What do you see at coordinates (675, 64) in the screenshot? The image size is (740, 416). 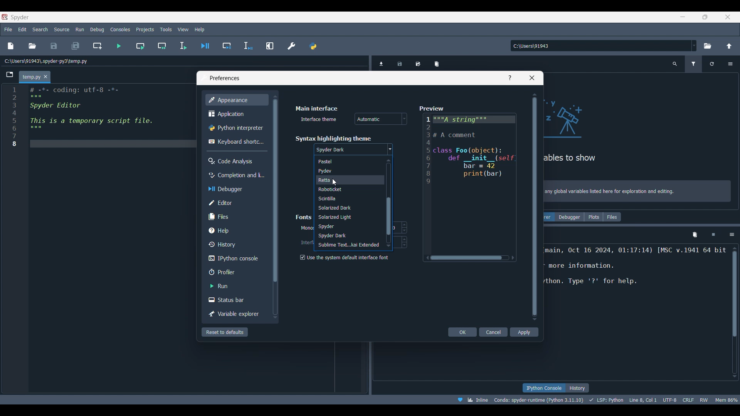 I see `Search variable names and types` at bounding box center [675, 64].